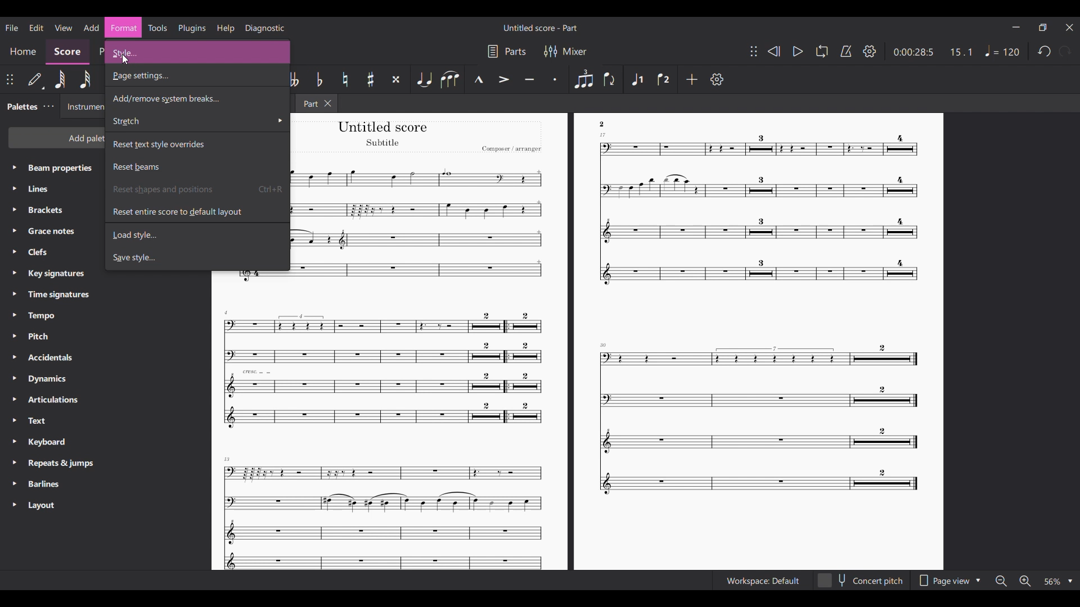  What do you see at coordinates (55, 187) in the screenshot?
I see `Lines` at bounding box center [55, 187].